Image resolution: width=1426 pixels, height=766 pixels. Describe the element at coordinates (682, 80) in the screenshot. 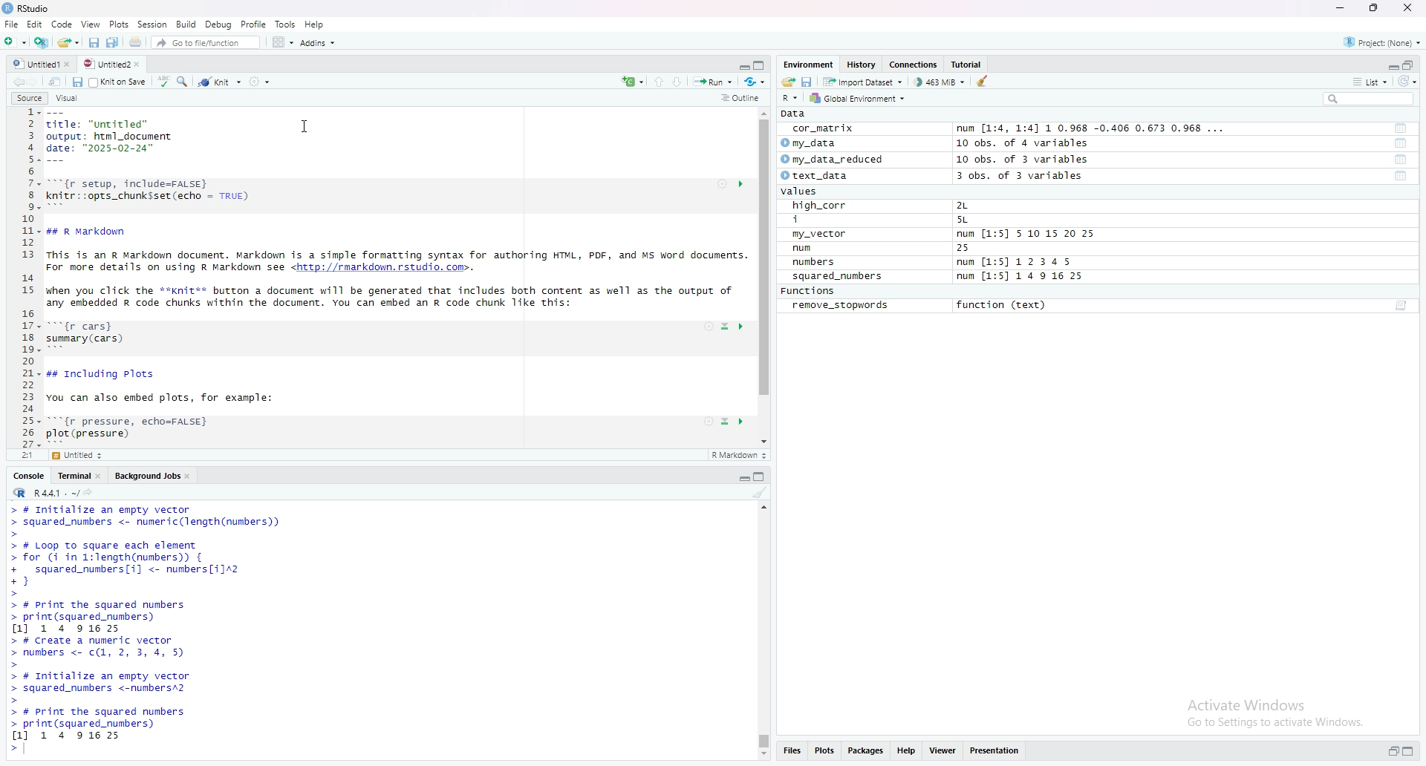

I see `Down` at that location.